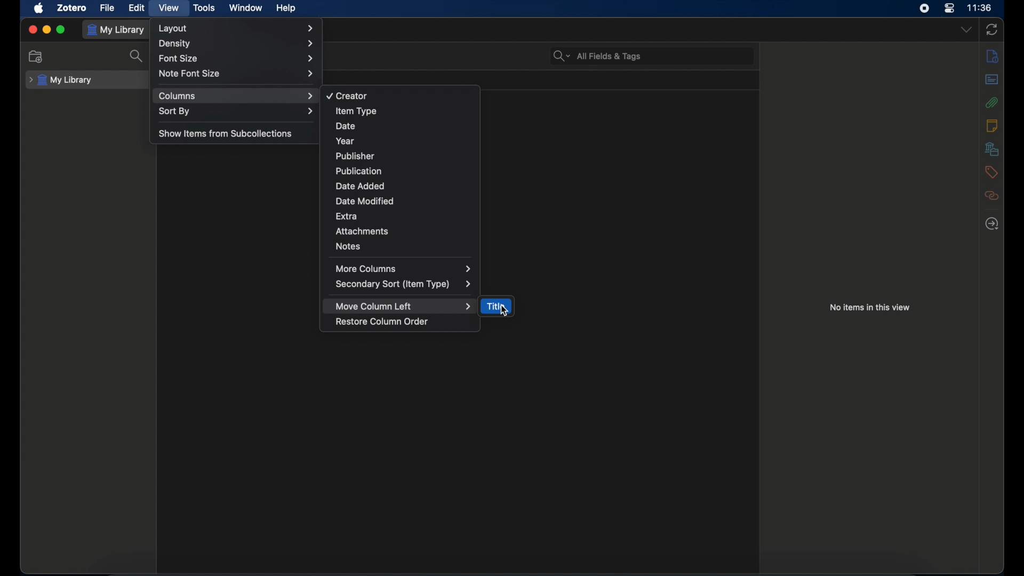 The width and height of the screenshot is (1024, 576). I want to click on publication, so click(359, 171).